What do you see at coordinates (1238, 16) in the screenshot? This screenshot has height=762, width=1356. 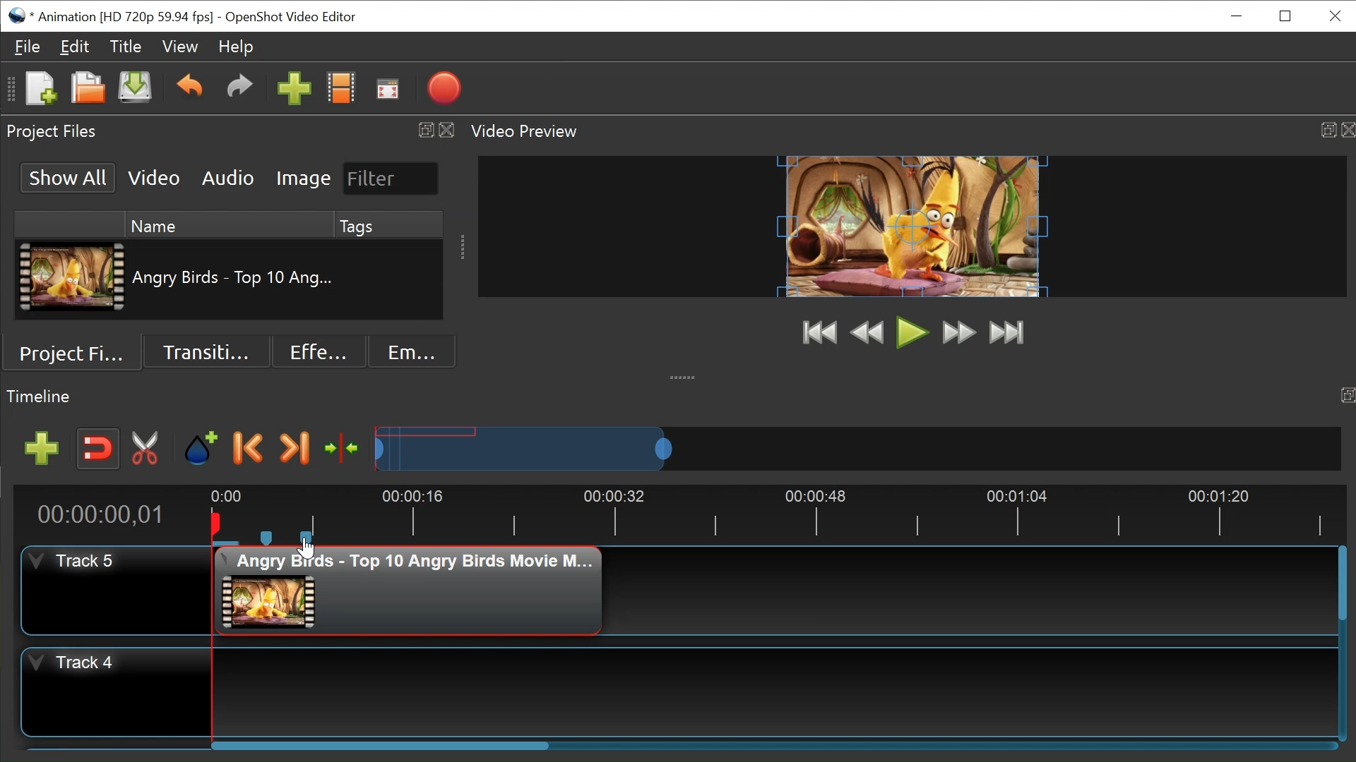 I see `minimize` at bounding box center [1238, 16].